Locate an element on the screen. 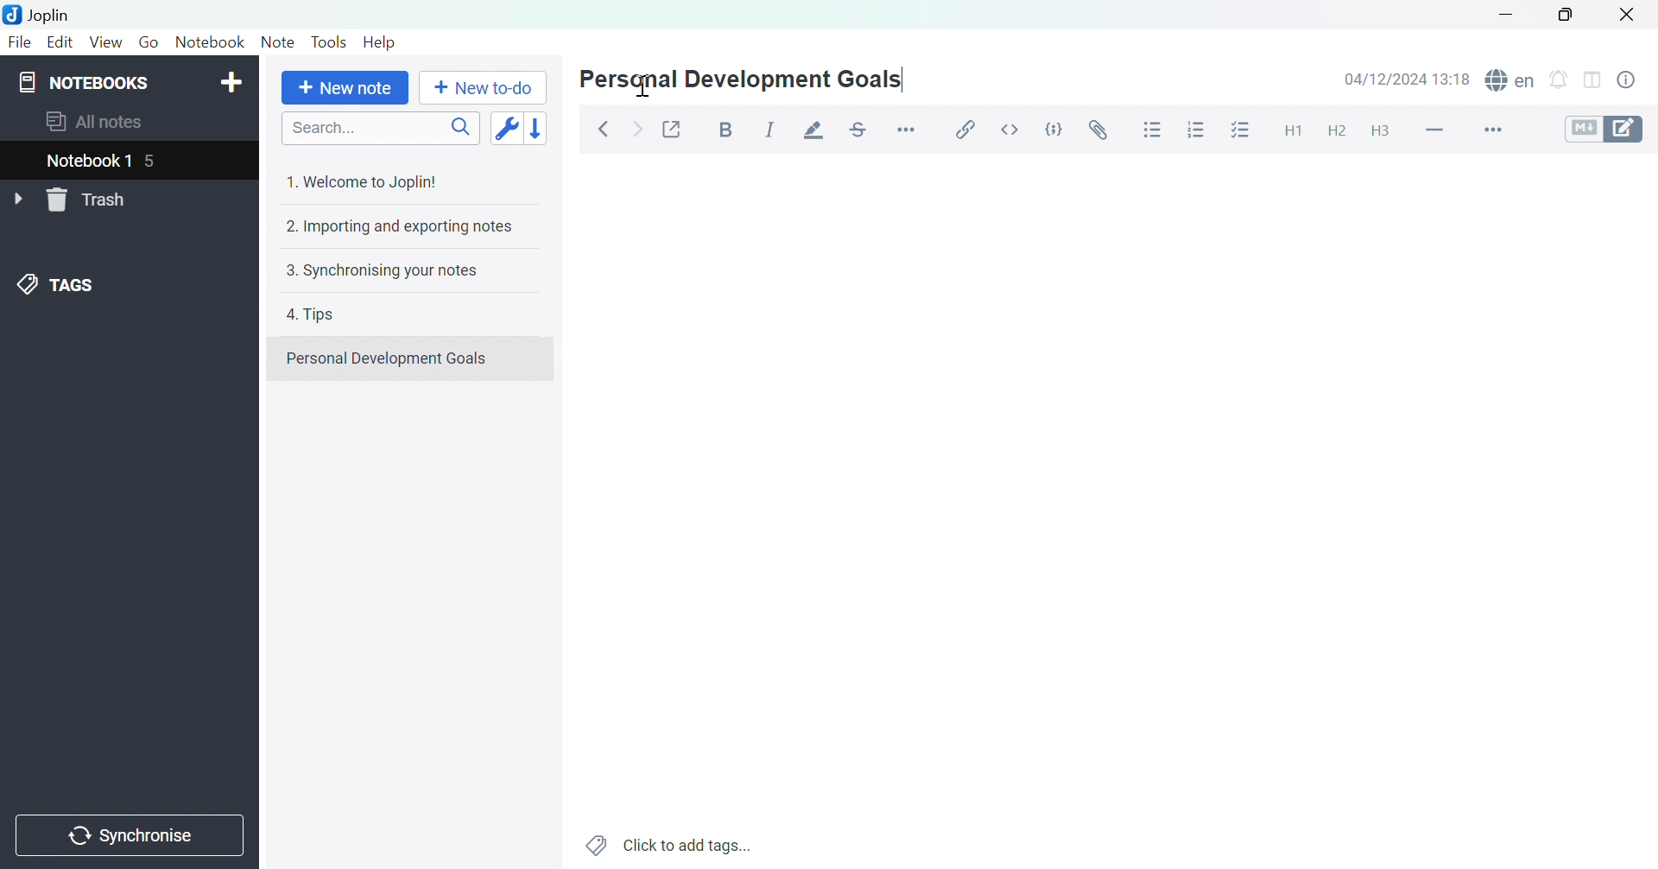  New note is located at coordinates (345, 89).